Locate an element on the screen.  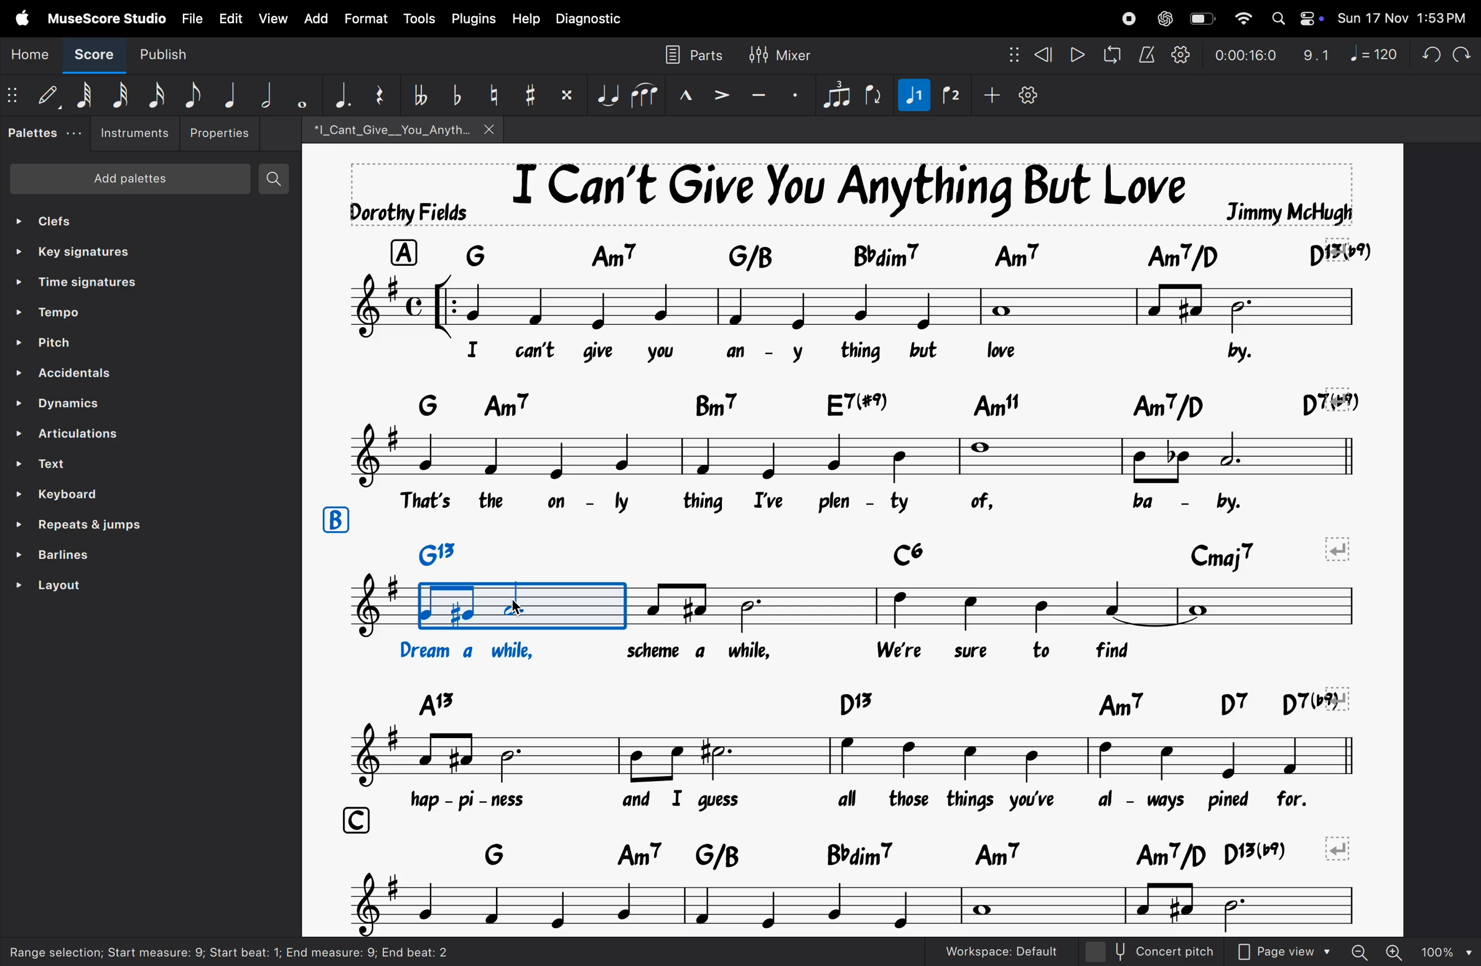
lyrics is located at coordinates (863, 800).